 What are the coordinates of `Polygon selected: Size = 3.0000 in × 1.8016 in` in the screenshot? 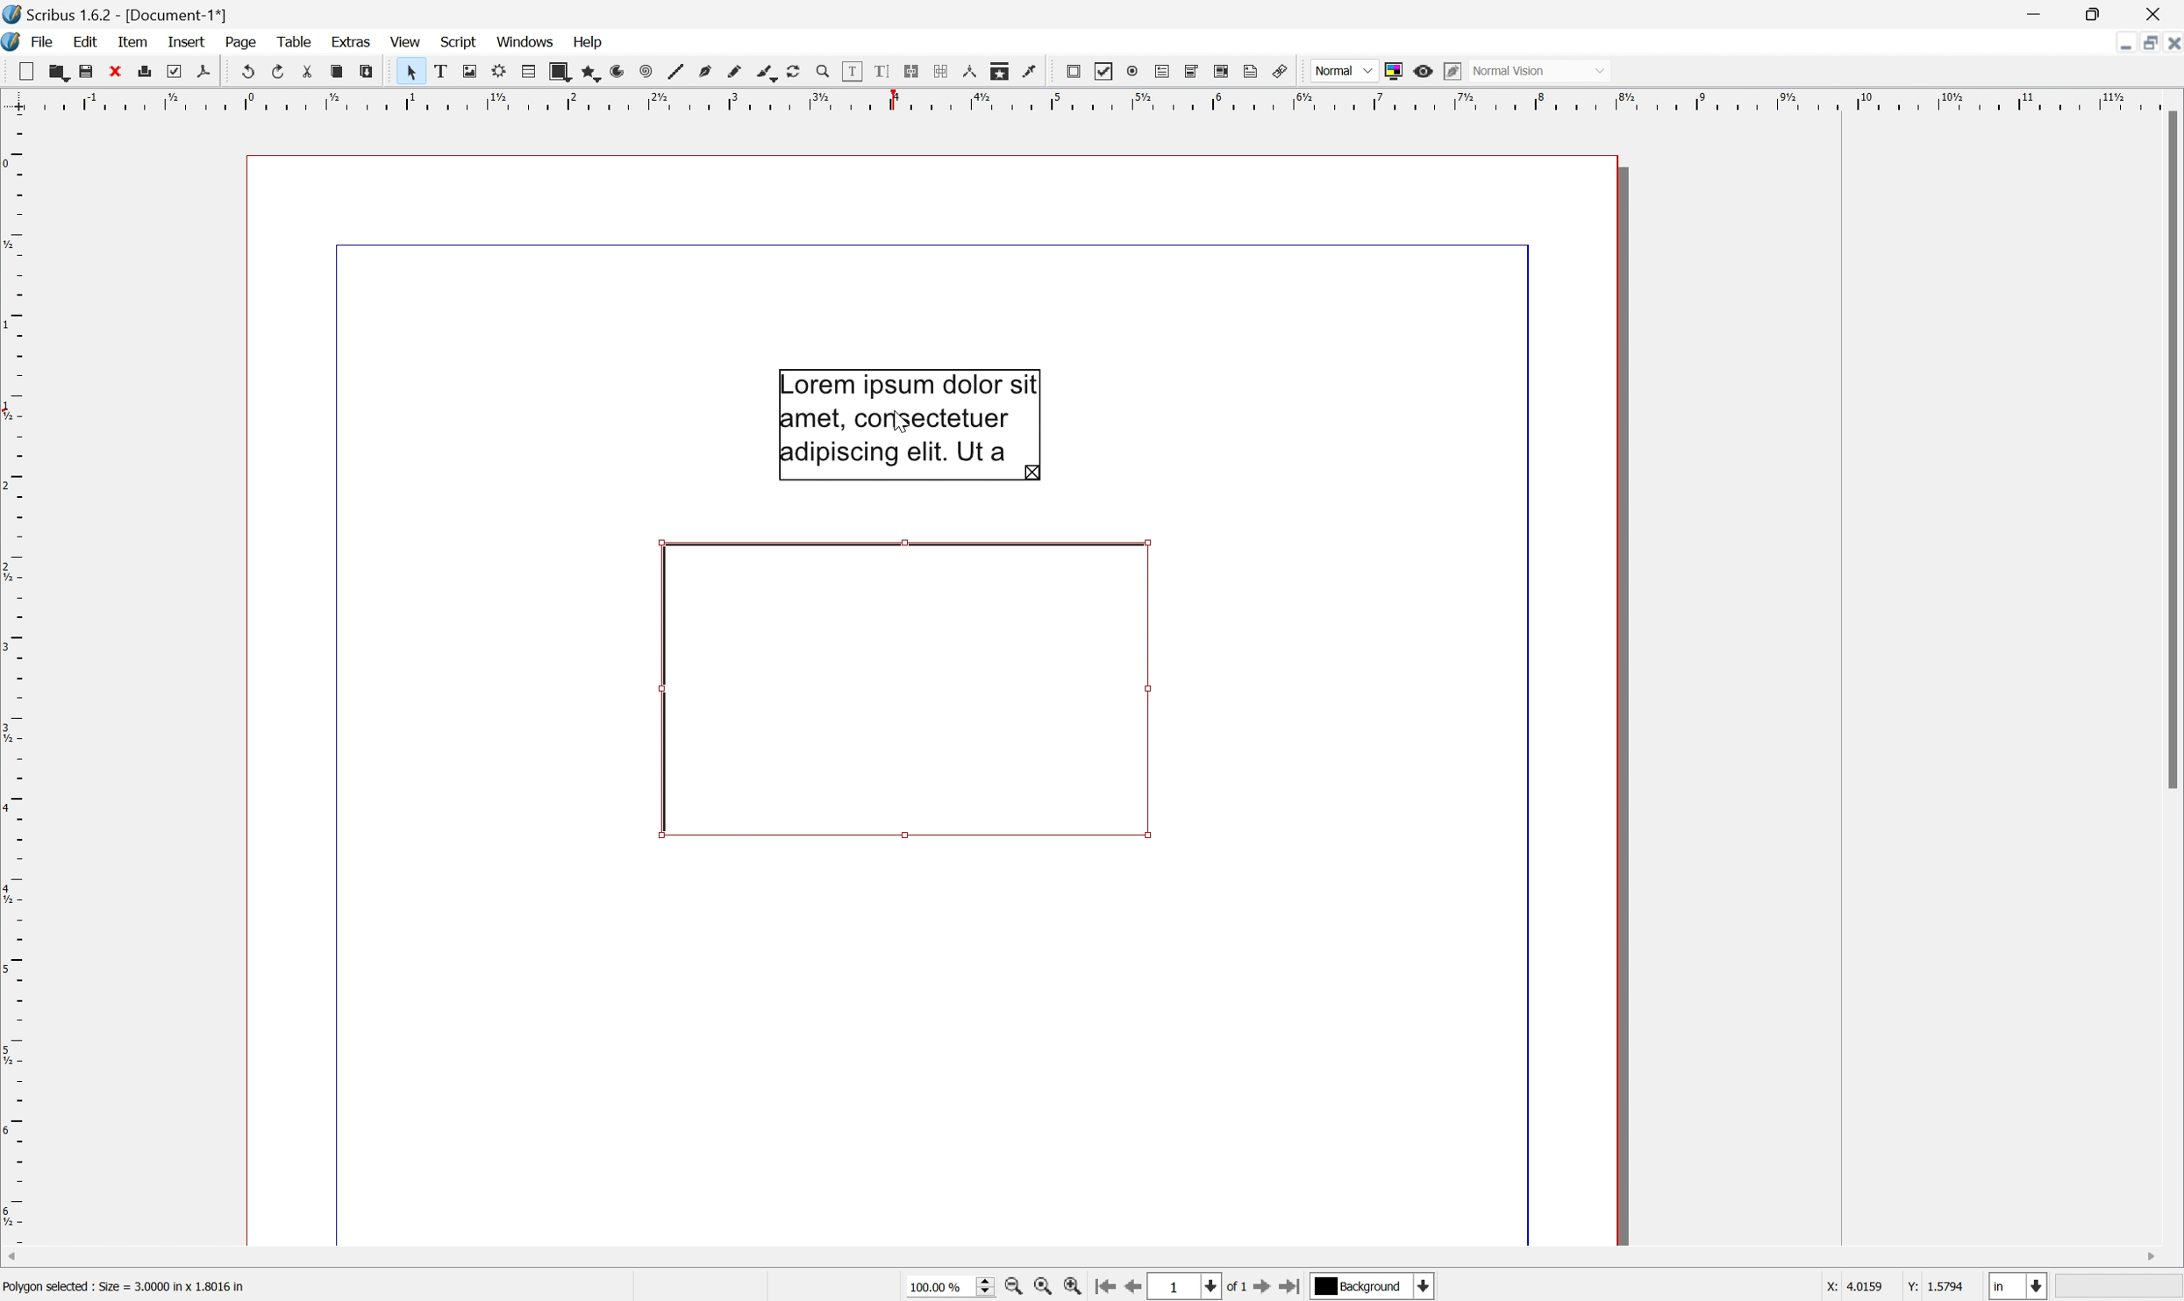 It's located at (130, 1286).